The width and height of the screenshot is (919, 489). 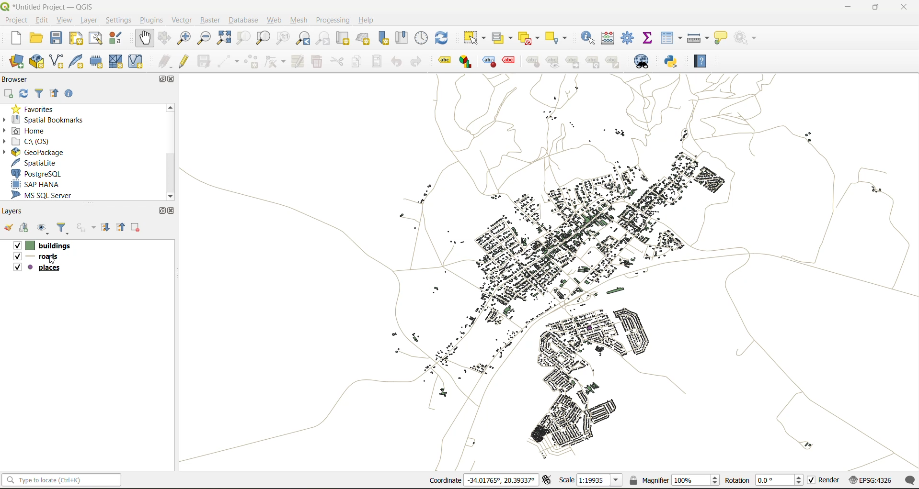 I want to click on close, so click(x=171, y=211).